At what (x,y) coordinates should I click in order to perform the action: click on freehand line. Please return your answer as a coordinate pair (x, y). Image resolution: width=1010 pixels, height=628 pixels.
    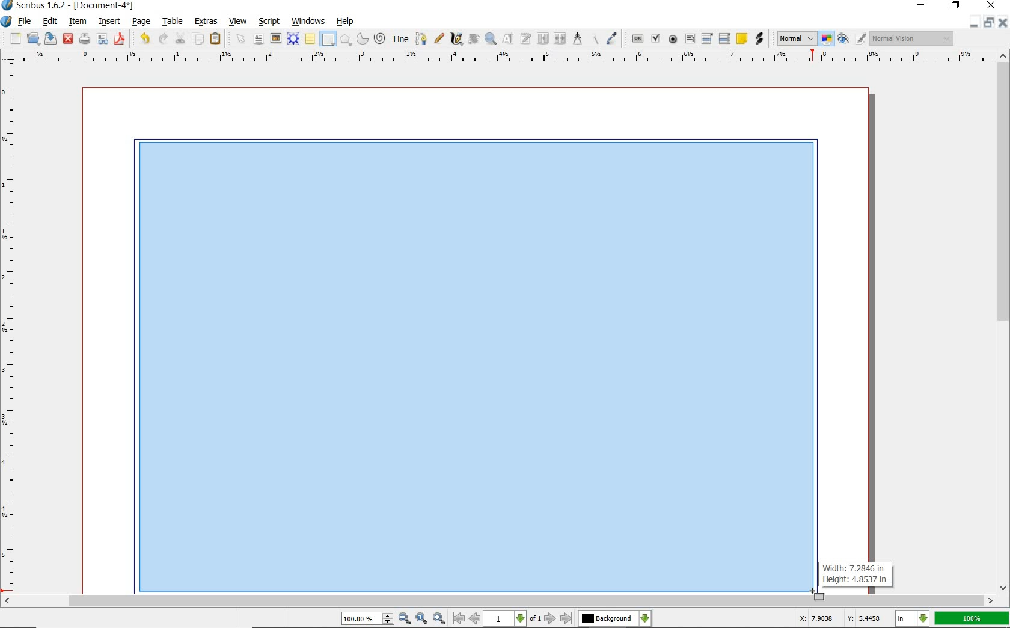
    Looking at the image, I should click on (440, 39).